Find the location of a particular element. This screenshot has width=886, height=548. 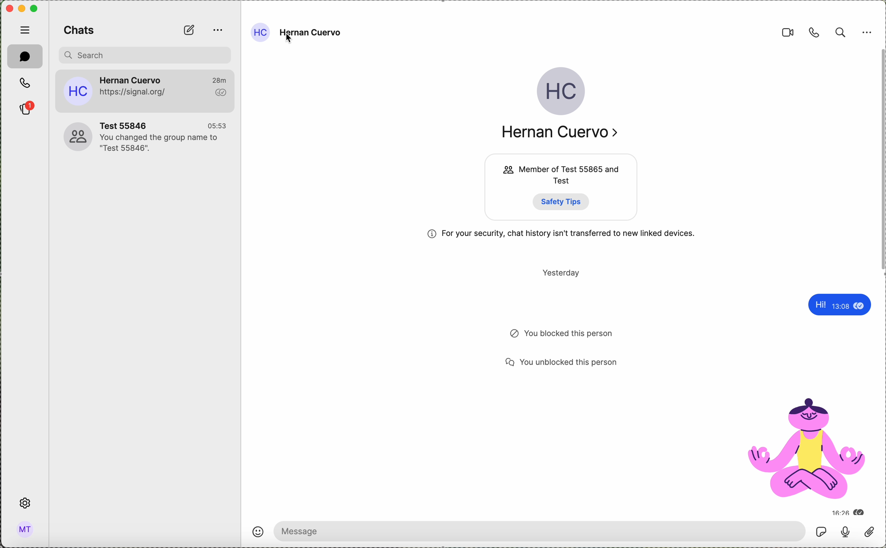

scroll is located at coordinates (881, 161).